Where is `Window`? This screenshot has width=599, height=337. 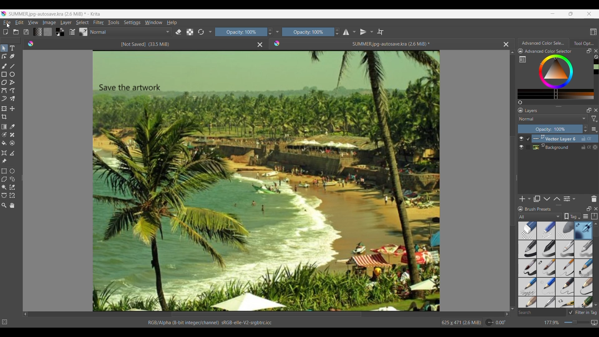
Window is located at coordinates (153, 22).